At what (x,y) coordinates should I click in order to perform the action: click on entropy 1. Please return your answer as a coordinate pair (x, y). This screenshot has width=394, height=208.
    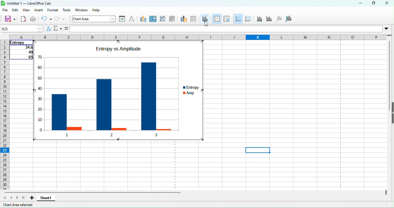
    Looking at the image, I should click on (59, 109).